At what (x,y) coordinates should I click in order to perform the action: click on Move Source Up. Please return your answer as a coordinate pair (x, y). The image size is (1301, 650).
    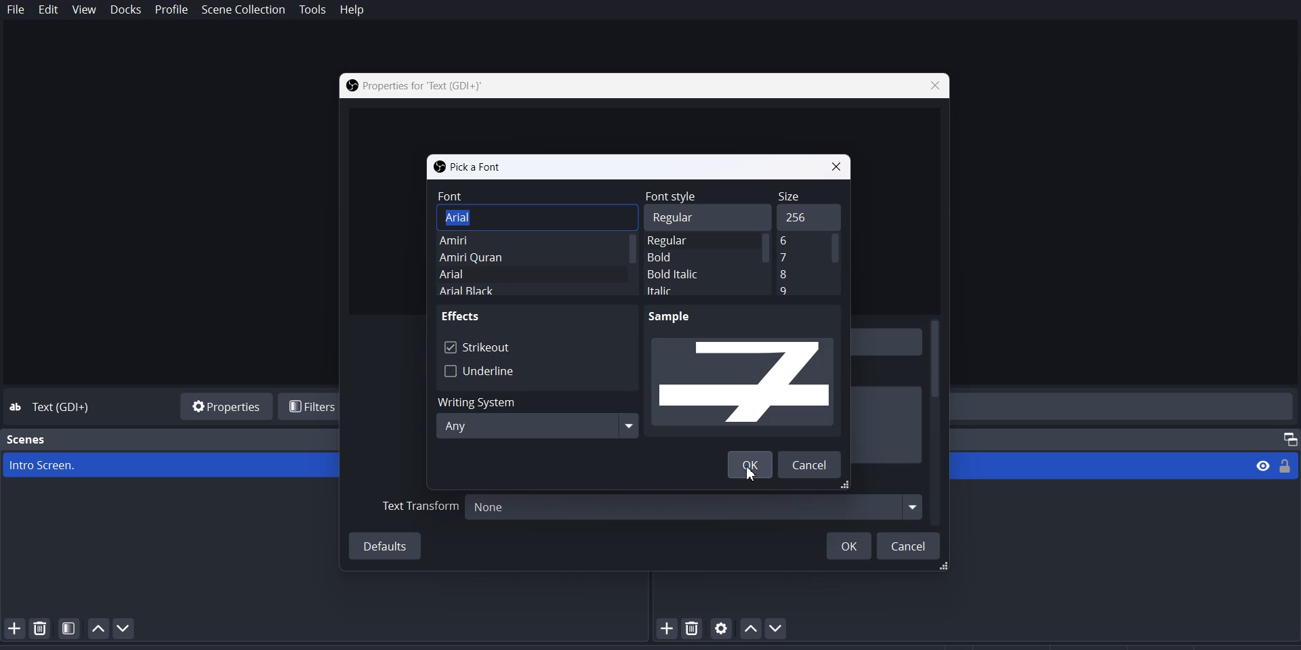
    Looking at the image, I should click on (749, 628).